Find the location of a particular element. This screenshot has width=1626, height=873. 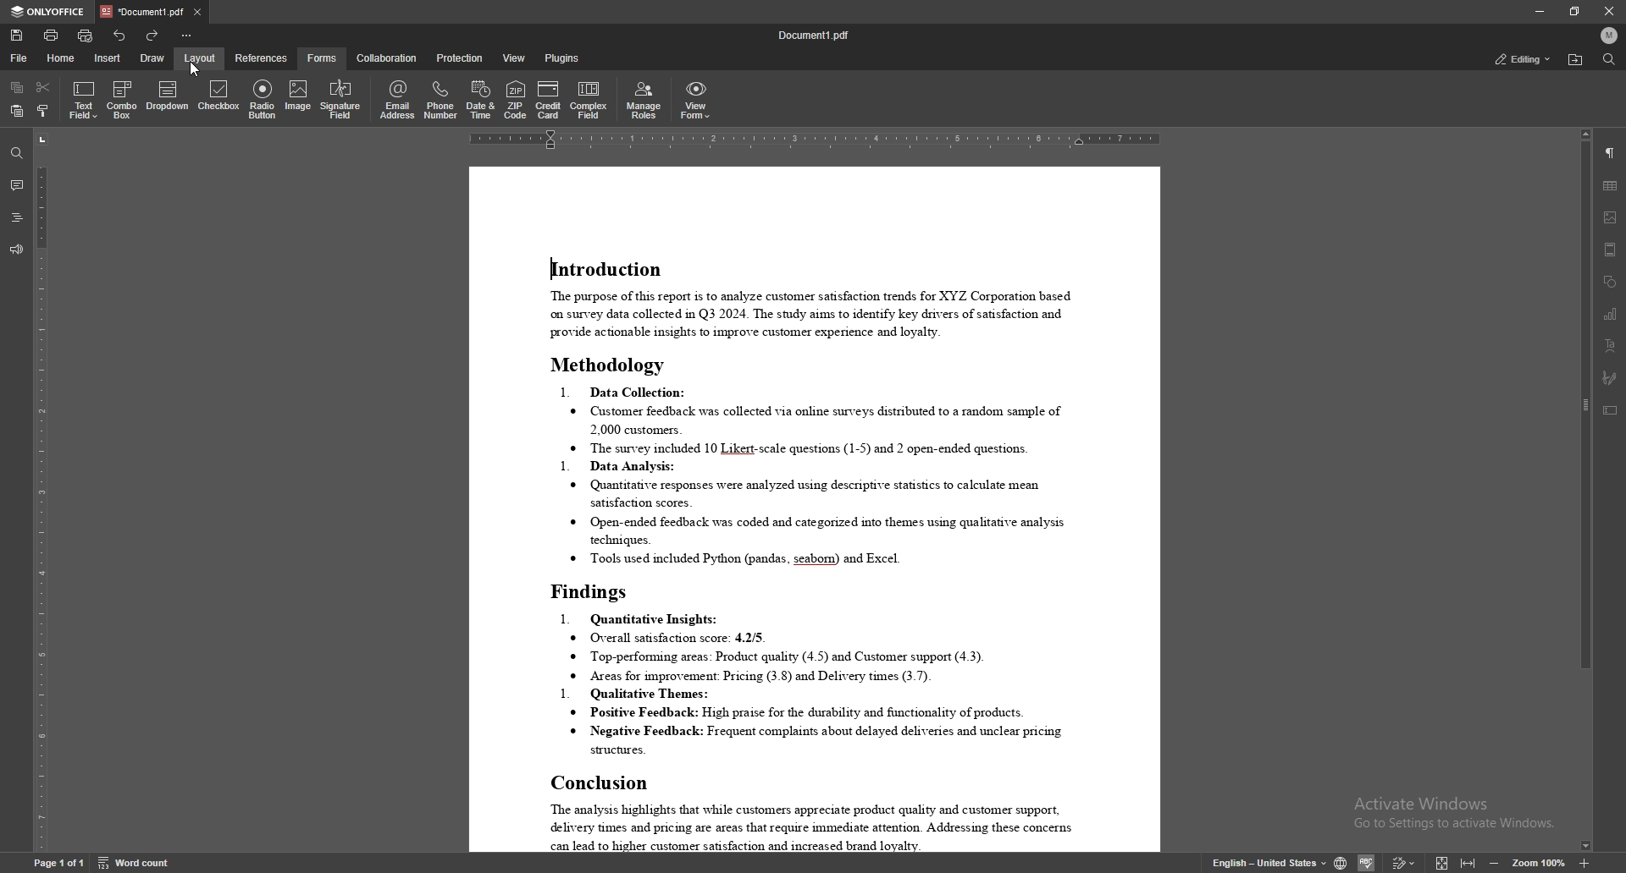

credit card is located at coordinates (549, 100).